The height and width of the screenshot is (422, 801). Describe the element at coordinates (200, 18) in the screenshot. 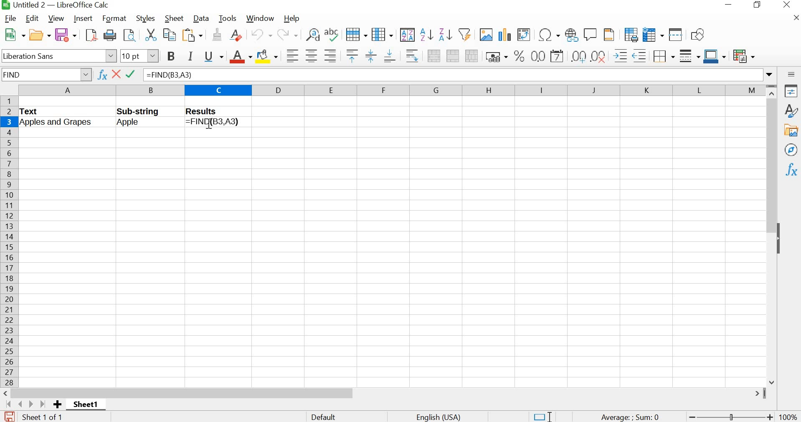

I see `data` at that location.